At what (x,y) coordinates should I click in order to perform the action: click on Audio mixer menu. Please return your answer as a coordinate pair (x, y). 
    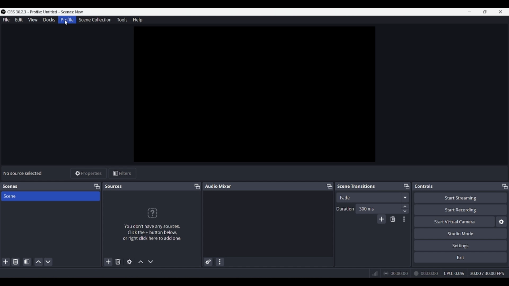
    Looking at the image, I should click on (220, 262).